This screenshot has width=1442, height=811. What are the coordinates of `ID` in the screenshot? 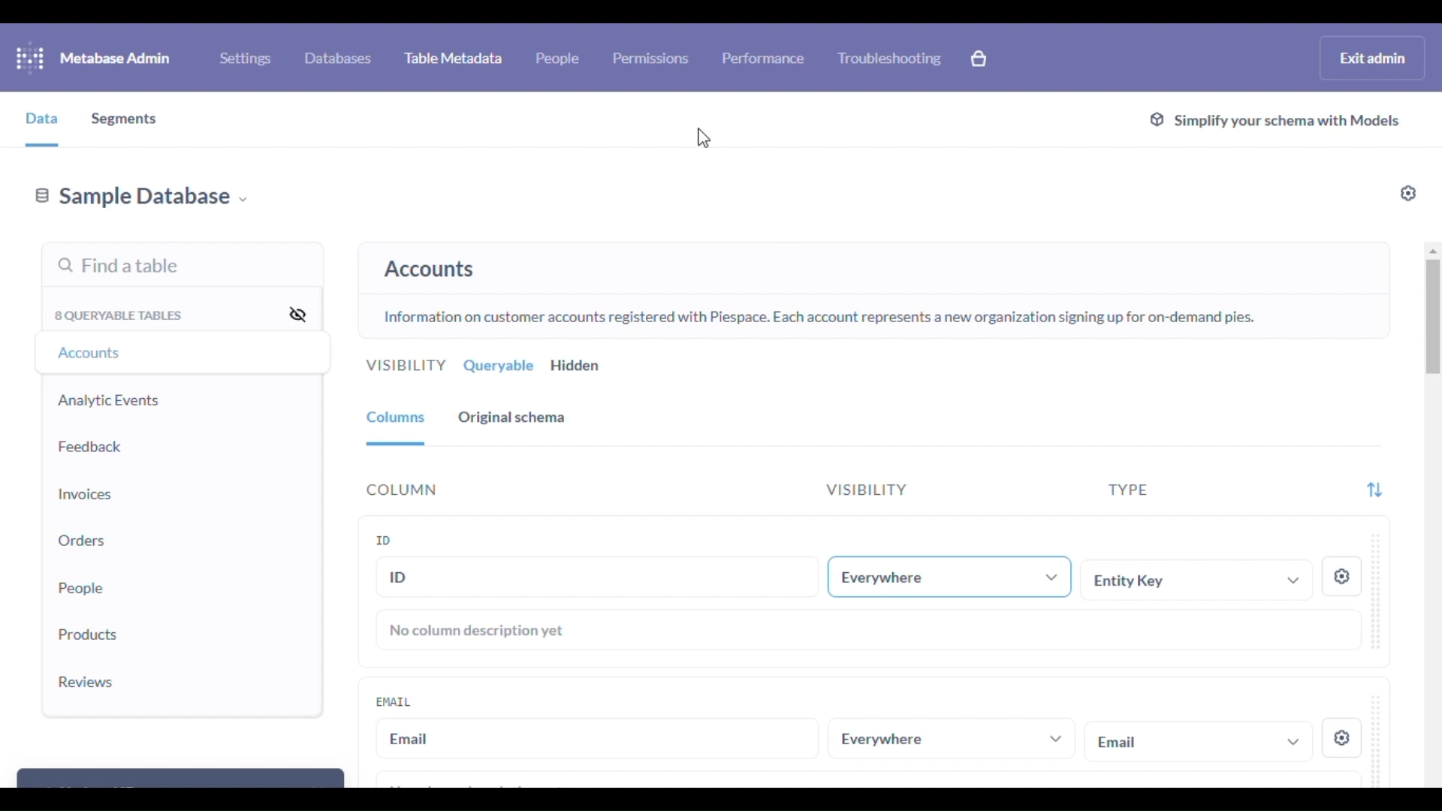 It's located at (384, 539).